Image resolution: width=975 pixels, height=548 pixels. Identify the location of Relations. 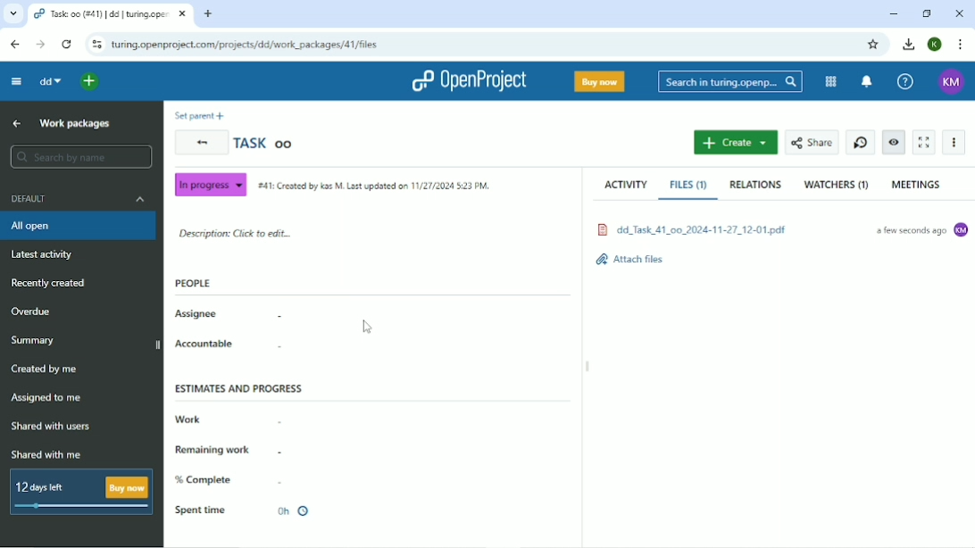
(754, 185).